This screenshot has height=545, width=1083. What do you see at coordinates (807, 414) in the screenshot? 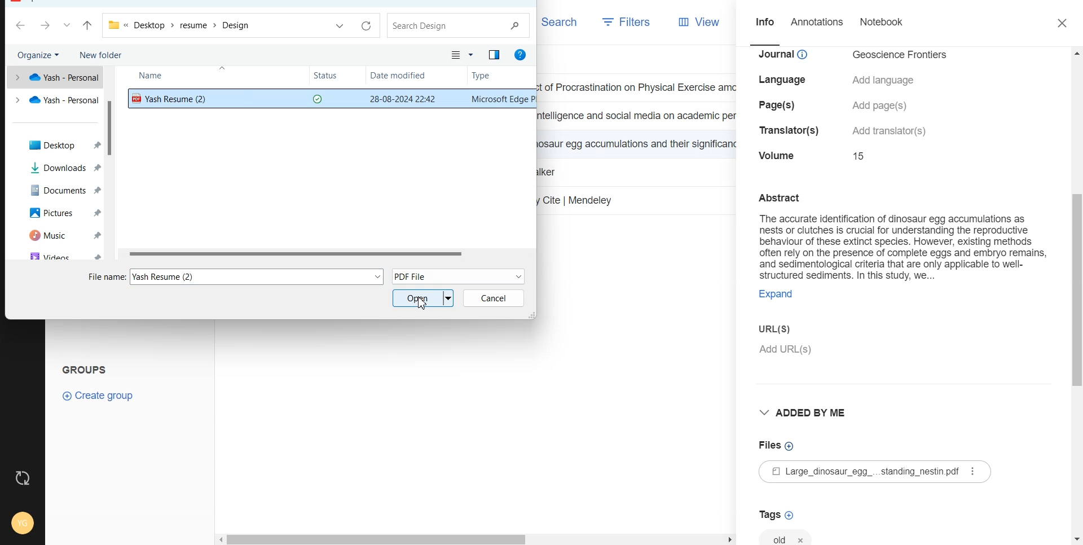
I see `Added by me` at bounding box center [807, 414].